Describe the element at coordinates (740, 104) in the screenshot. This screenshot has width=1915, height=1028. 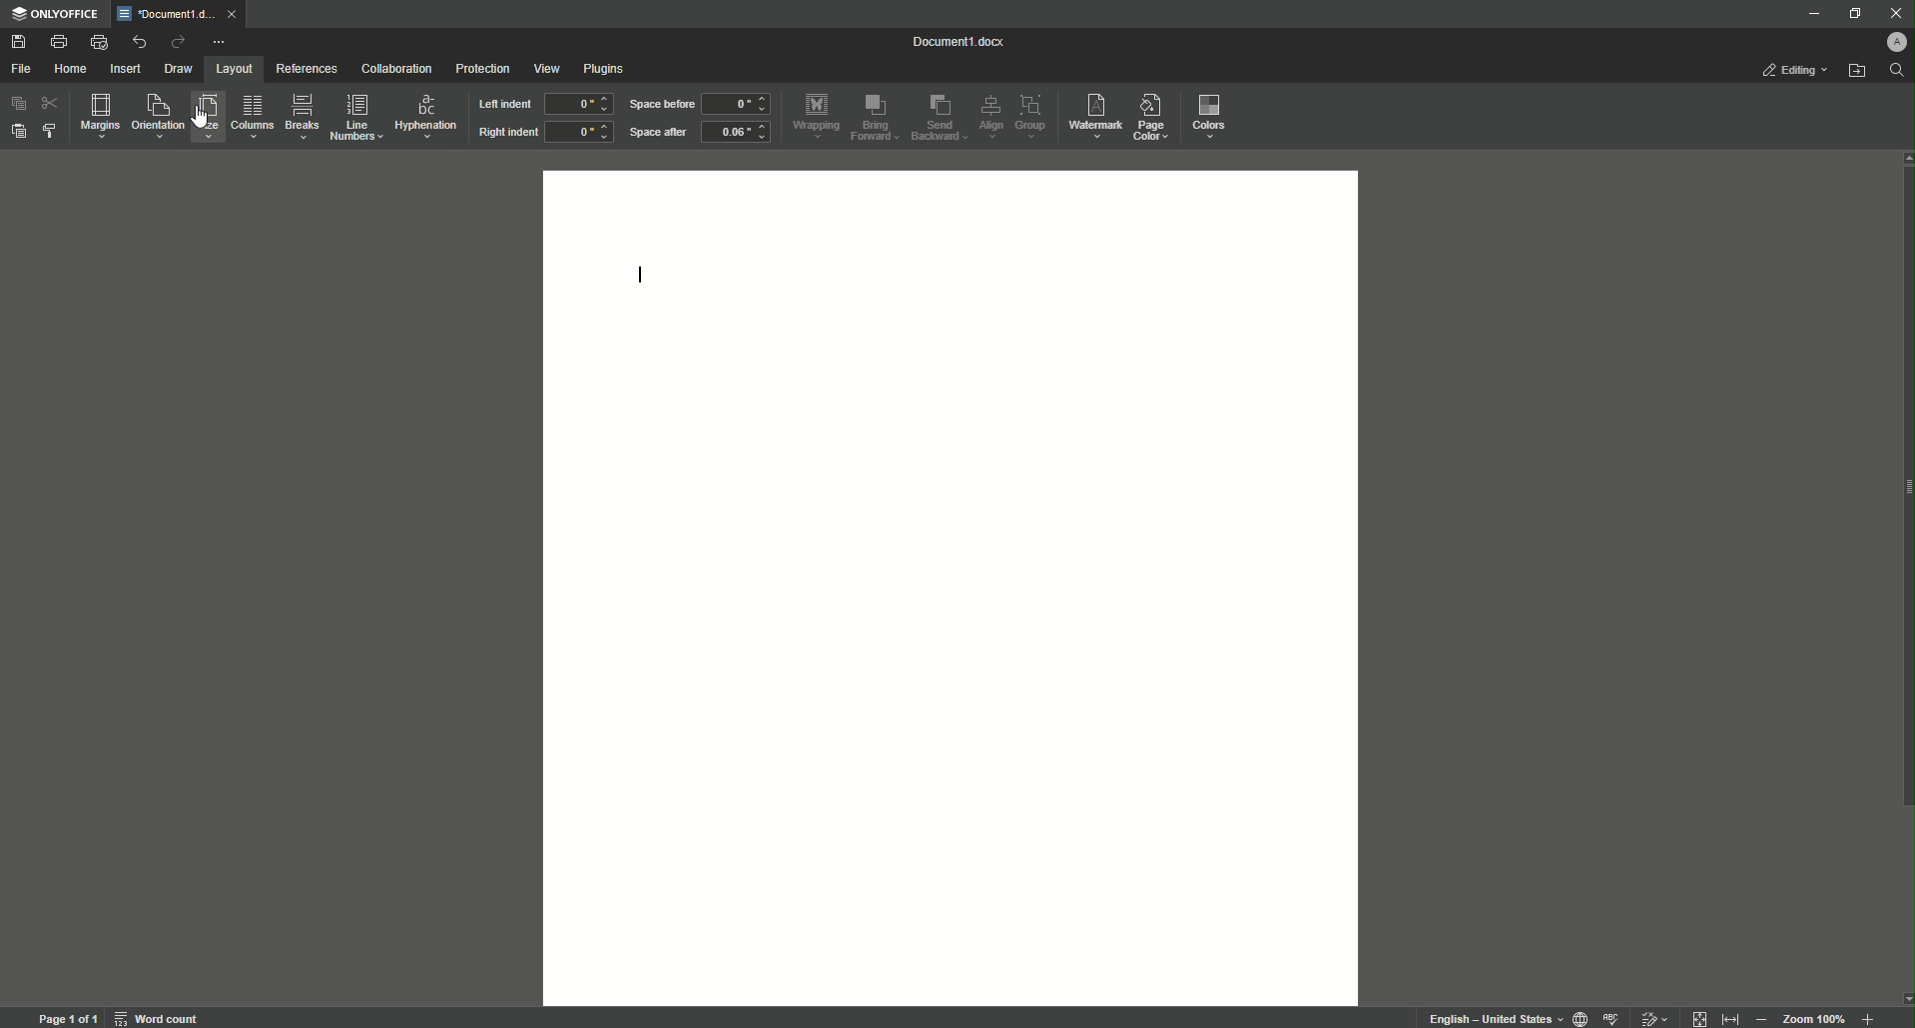
I see `0` at that location.